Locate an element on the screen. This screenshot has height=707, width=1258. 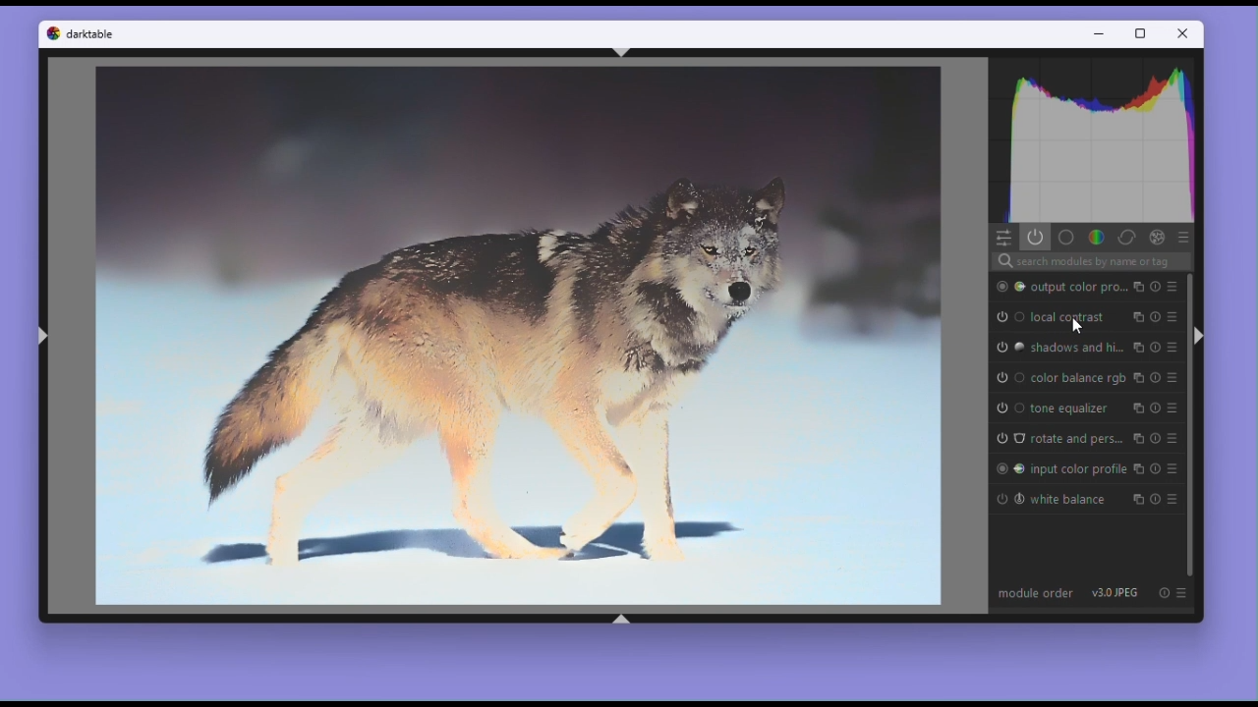
Image is located at coordinates (520, 334).